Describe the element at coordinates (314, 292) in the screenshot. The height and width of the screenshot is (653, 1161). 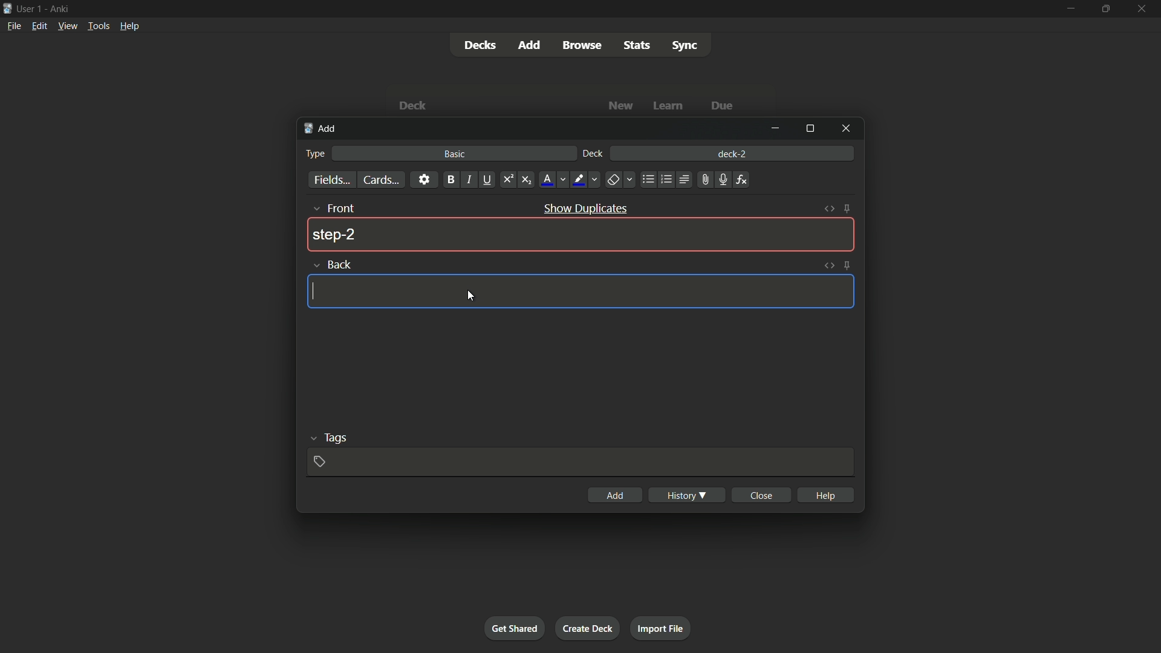
I see `cursor` at that location.